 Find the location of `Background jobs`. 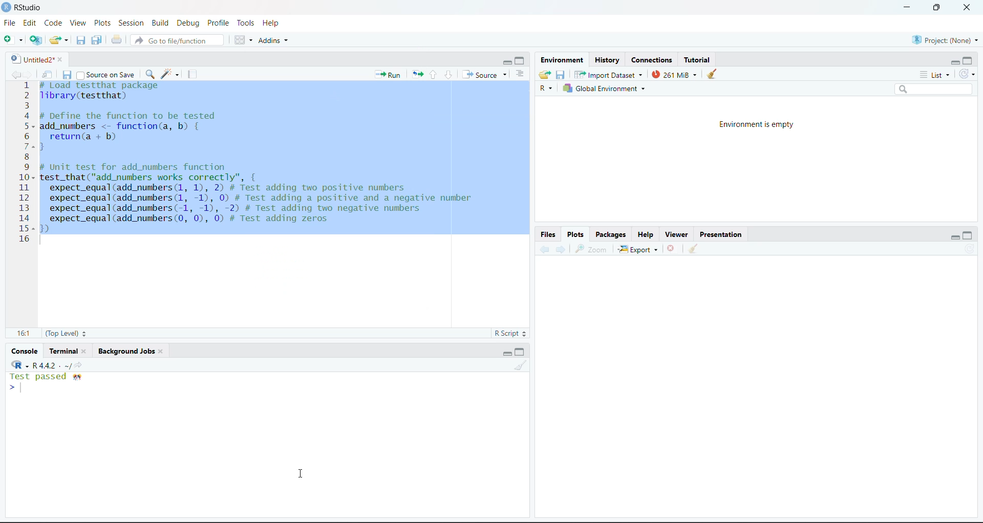

Background jobs is located at coordinates (132, 351).